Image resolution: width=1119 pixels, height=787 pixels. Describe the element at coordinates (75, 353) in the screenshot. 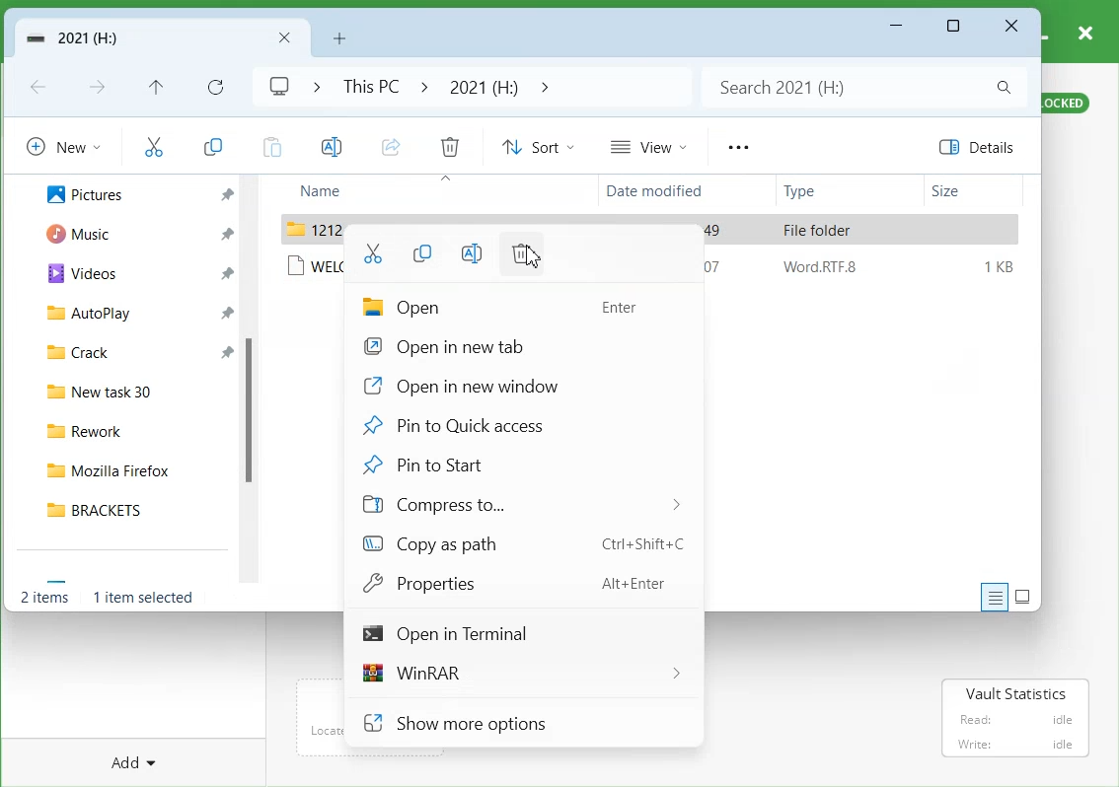

I see `Crack` at that location.